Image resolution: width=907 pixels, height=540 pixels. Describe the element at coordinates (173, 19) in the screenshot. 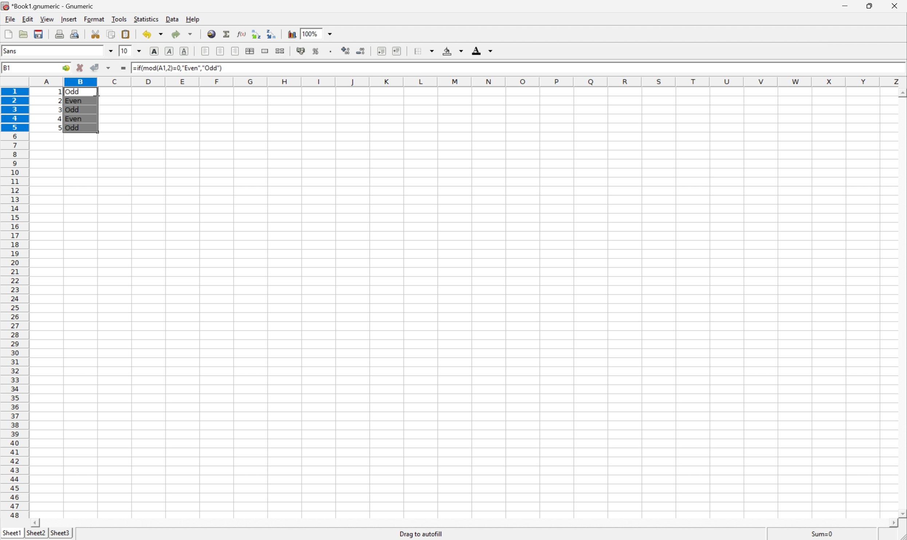

I see `Data` at that location.